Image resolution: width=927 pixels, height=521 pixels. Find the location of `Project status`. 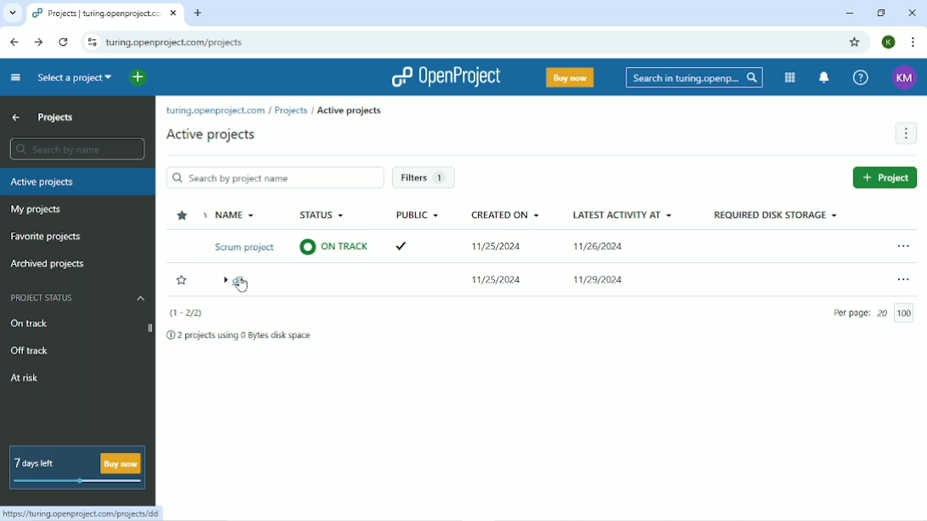

Project status is located at coordinates (52, 298).